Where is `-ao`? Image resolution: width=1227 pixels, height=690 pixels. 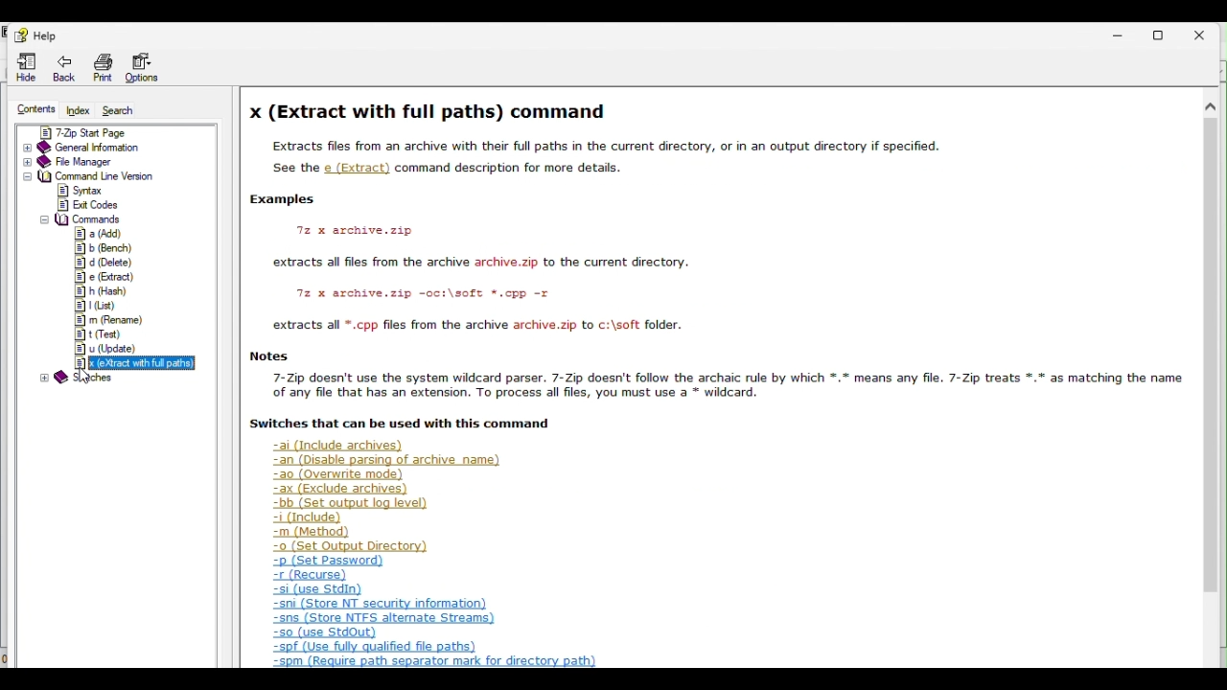 -ao is located at coordinates (346, 475).